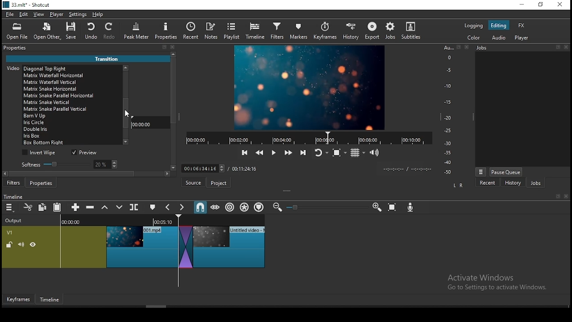 The width and height of the screenshot is (572, 322). What do you see at coordinates (557, 197) in the screenshot?
I see `` at bounding box center [557, 197].